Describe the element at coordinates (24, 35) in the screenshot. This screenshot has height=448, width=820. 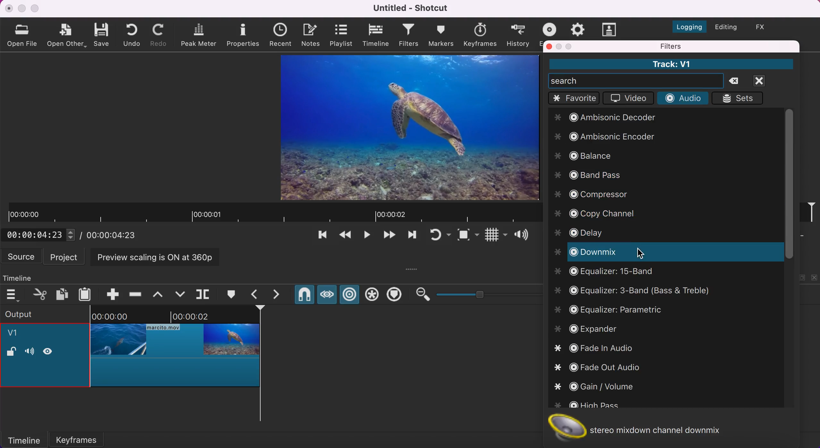
I see `open file` at that location.